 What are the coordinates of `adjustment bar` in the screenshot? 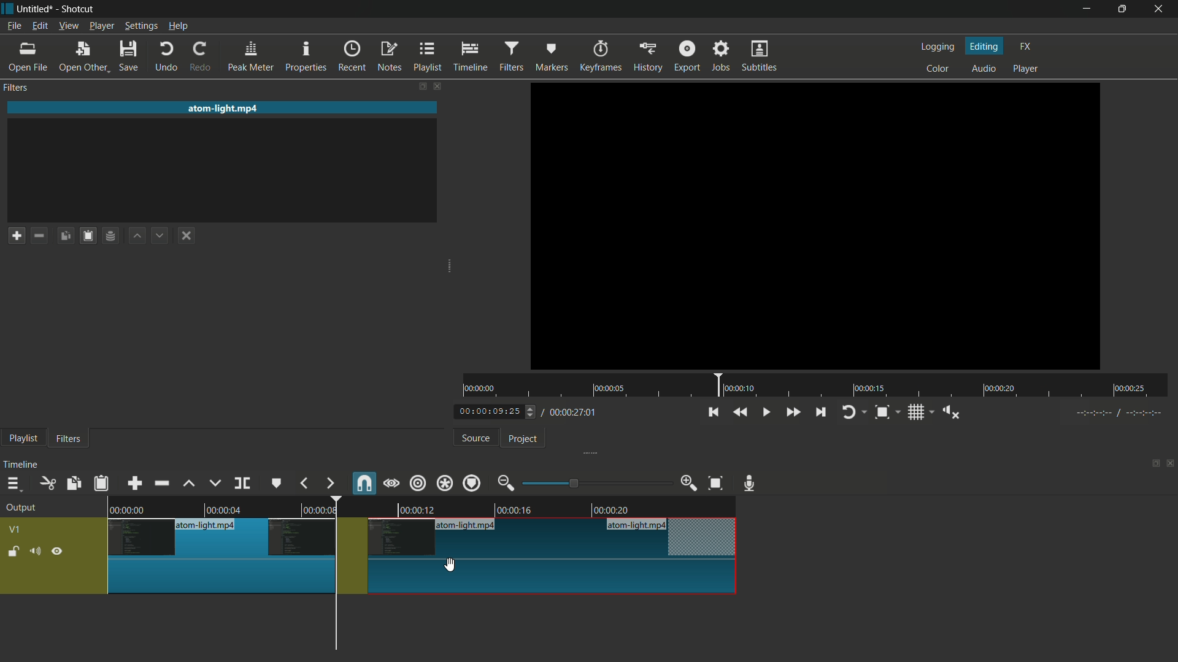 It's located at (596, 483).